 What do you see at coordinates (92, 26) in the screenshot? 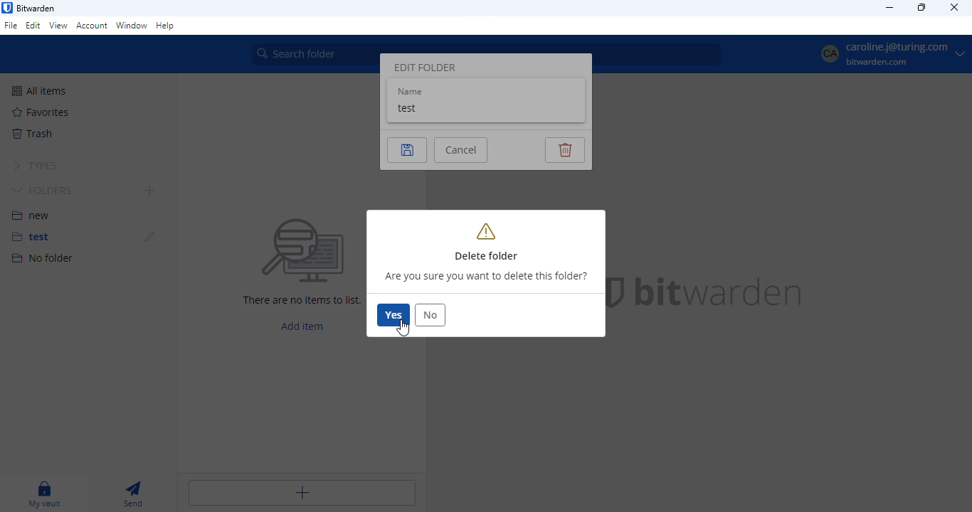
I see `account` at bounding box center [92, 26].